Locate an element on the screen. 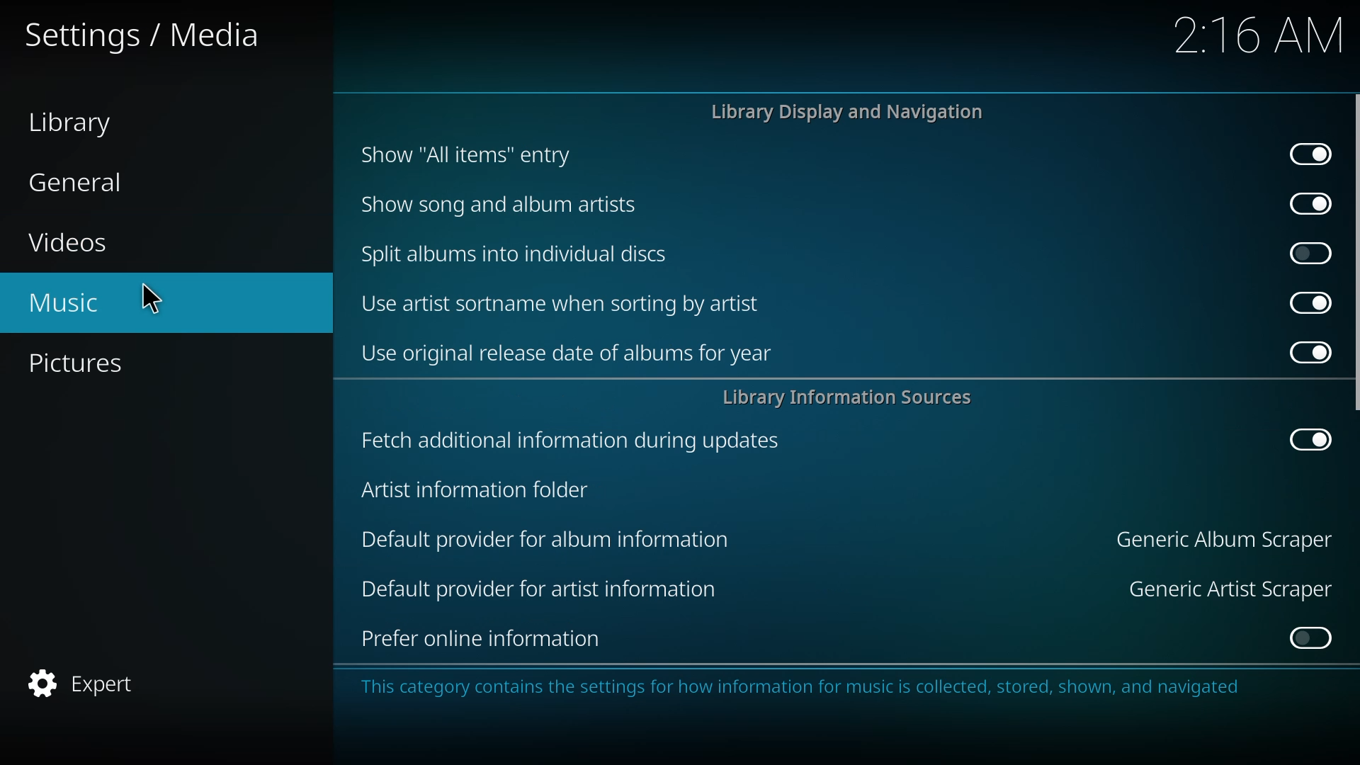 The width and height of the screenshot is (1360, 765). general is located at coordinates (83, 182).